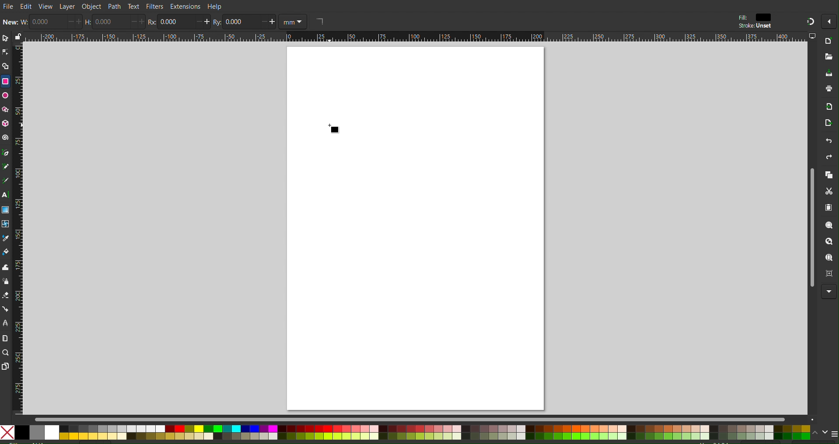 The height and width of the screenshot is (444, 839). What do you see at coordinates (88, 24) in the screenshot?
I see `H` at bounding box center [88, 24].